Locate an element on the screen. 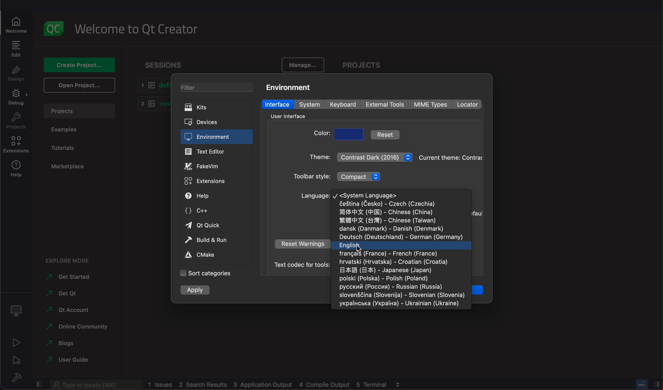 This screenshot has height=390, width=663. explore more  is located at coordinates (72, 259).